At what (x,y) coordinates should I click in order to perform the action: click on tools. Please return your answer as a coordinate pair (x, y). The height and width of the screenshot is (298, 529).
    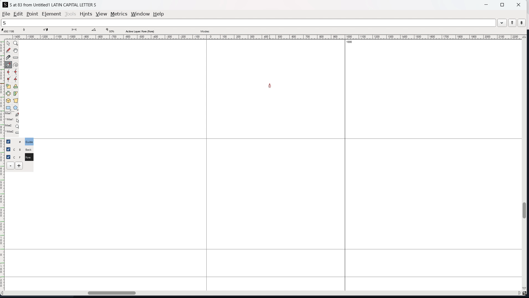
    Looking at the image, I should click on (71, 14).